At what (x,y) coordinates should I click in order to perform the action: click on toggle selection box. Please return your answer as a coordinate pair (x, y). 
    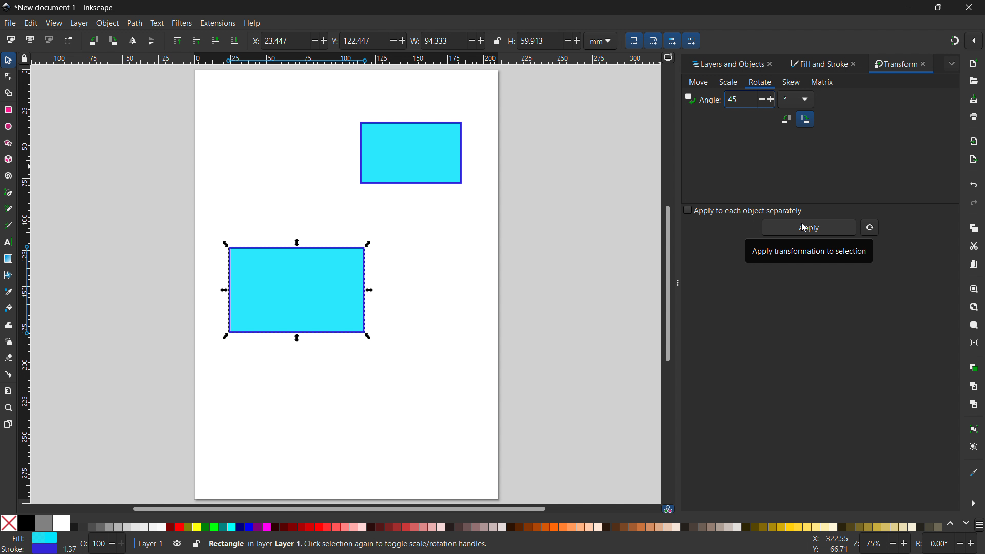
    Looking at the image, I should click on (67, 42).